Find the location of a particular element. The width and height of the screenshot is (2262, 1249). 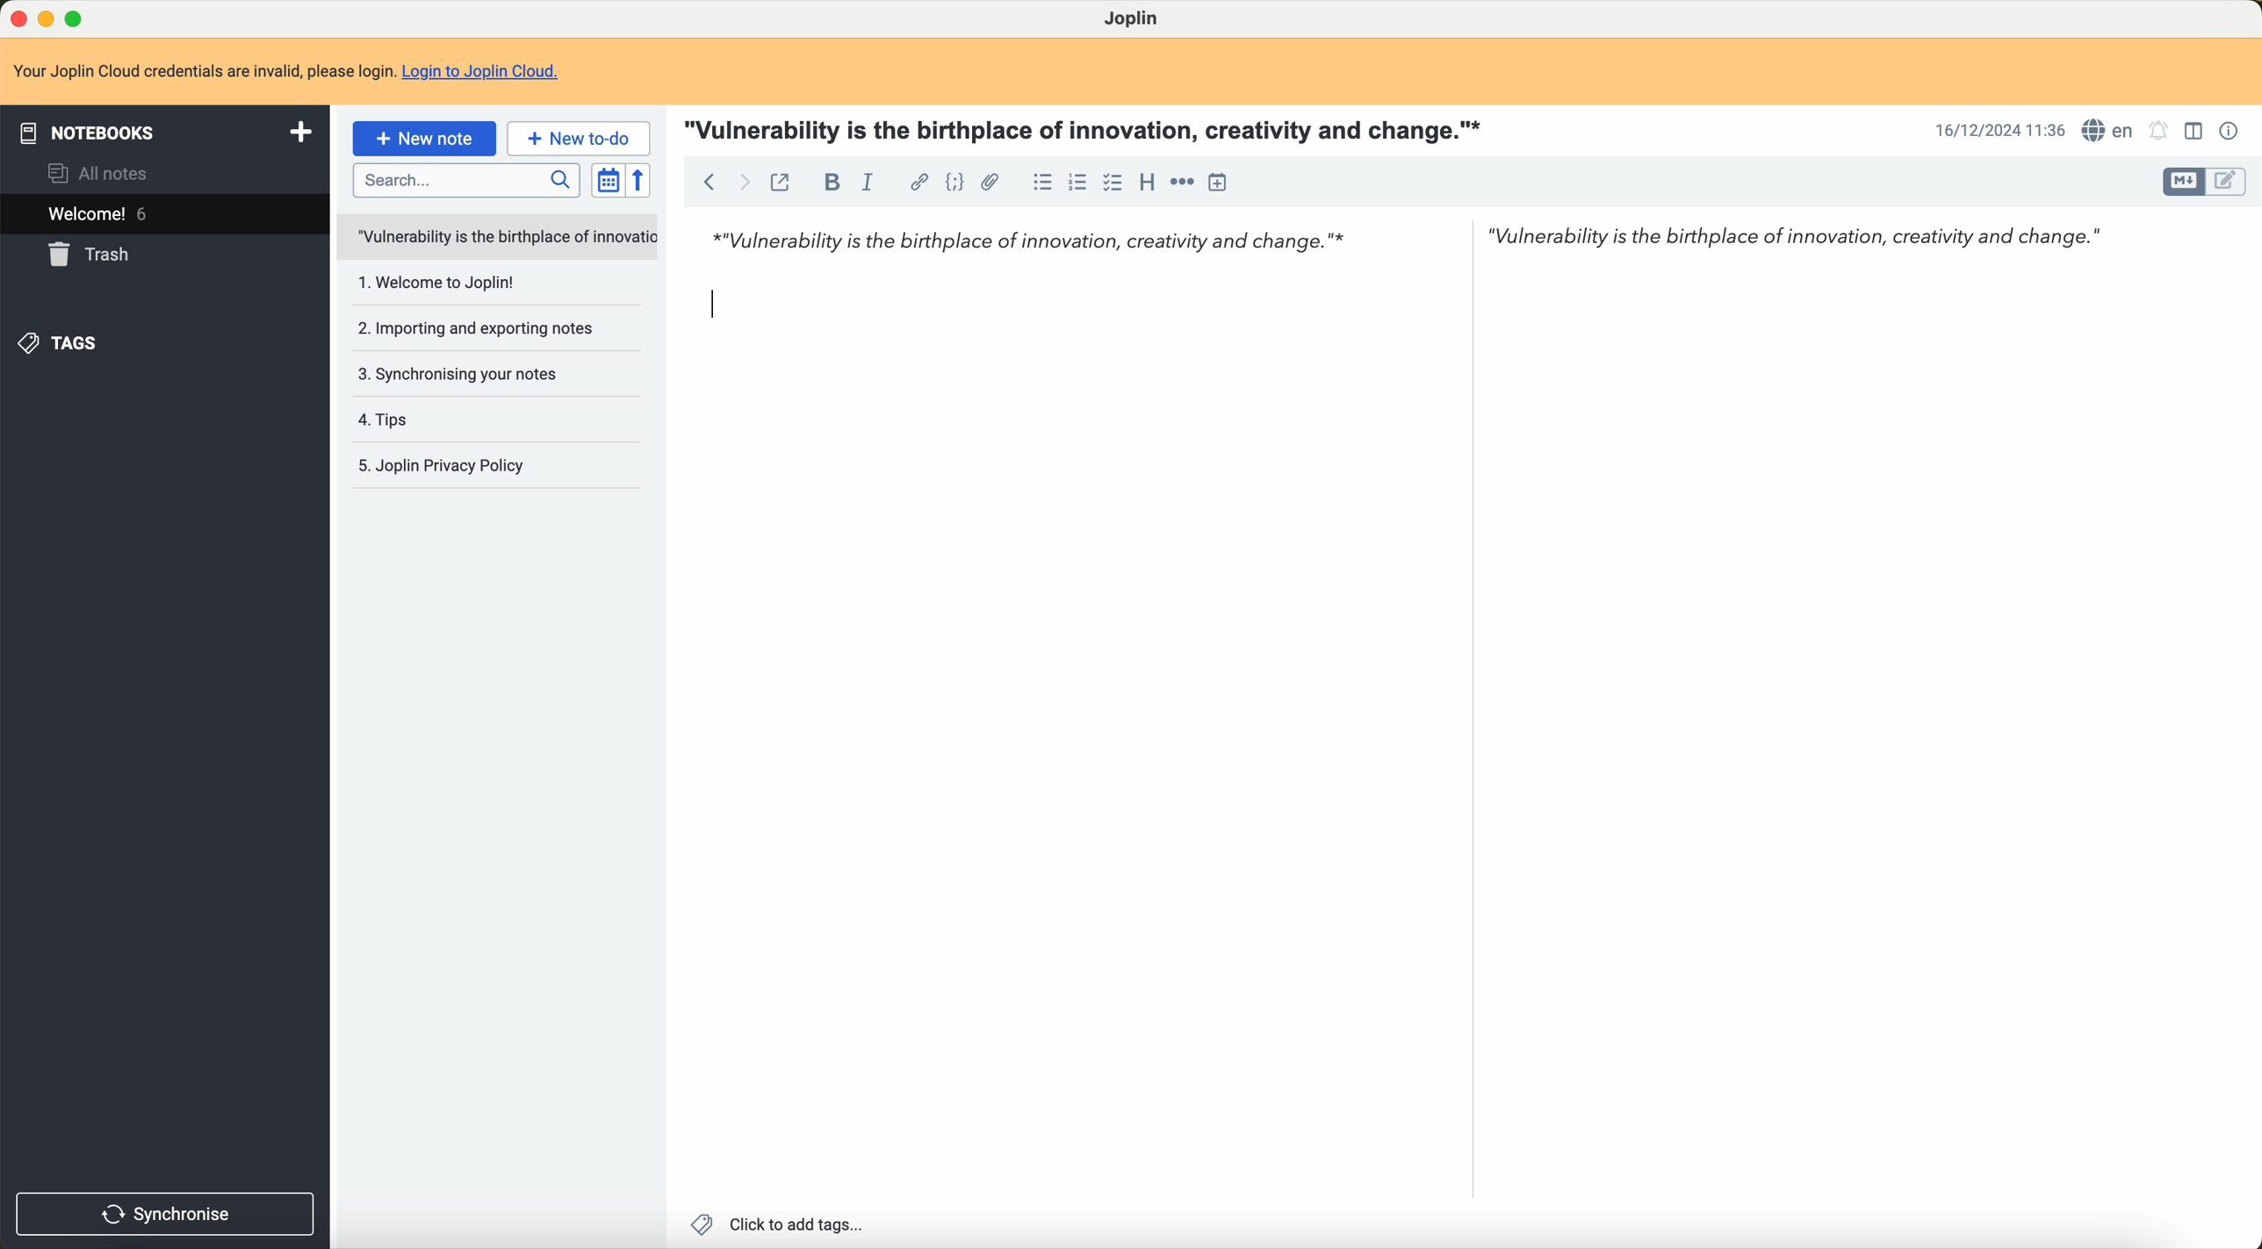

"Vulnerability is the birthplace of innovation, creativity and change."* is located at coordinates (1089, 128).